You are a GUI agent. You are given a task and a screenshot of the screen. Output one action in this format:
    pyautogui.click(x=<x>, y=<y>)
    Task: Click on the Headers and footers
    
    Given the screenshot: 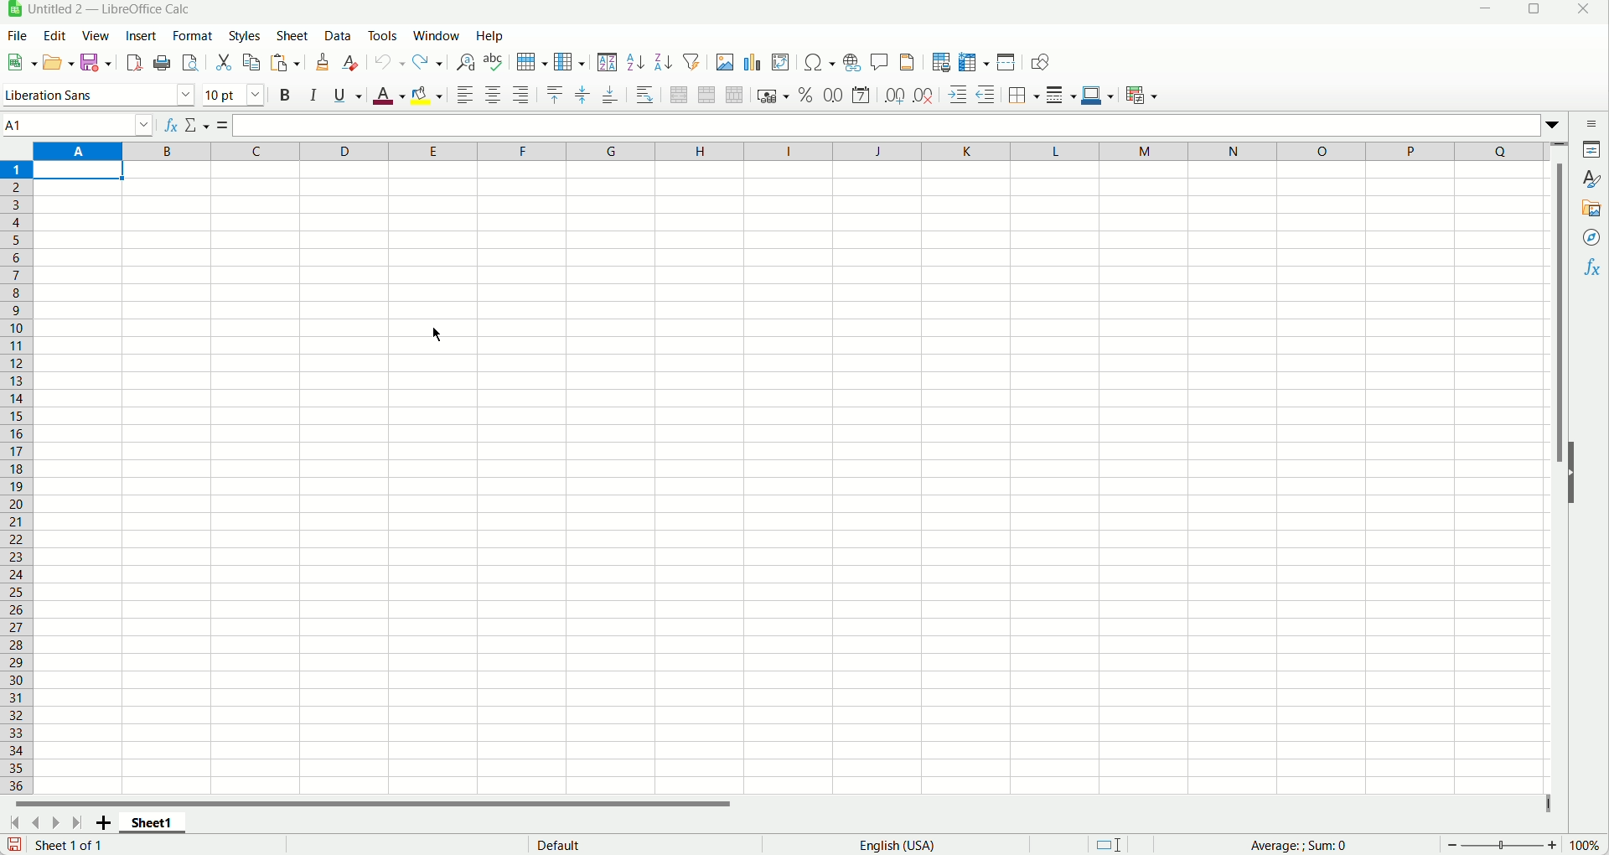 What is the action you would take?
    pyautogui.click(x=907, y=60)
    